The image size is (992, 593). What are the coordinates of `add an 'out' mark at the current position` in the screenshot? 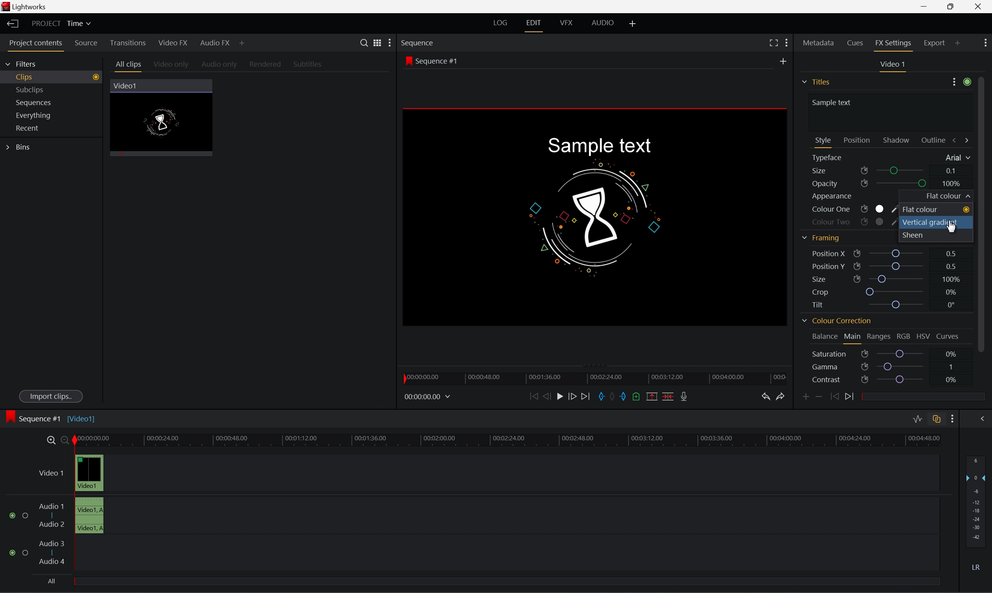 It's located at (626, 397).